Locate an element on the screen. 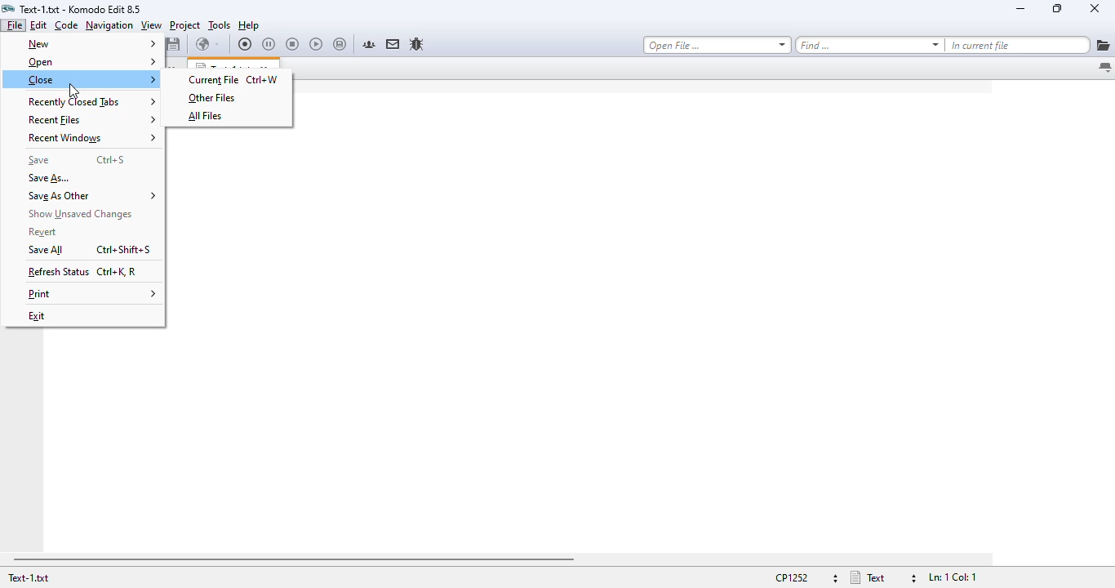  maximize is located at coordinates (1056, 7).